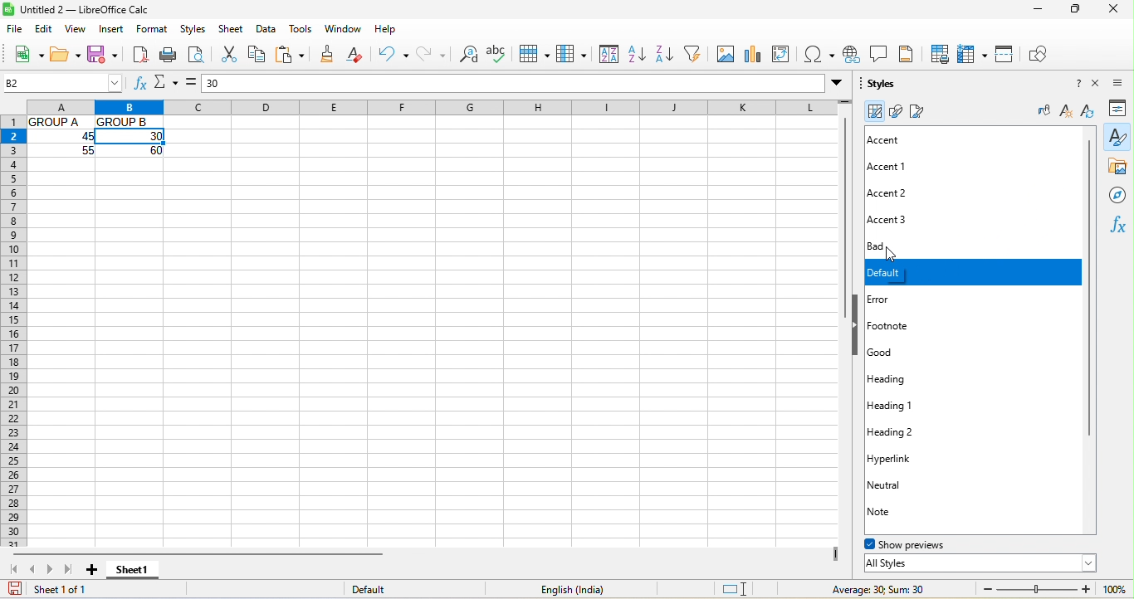 This screenshot has width=1134, height=599. What do you see at coordinates (980, 564) in the screenshot?
I see `all styles` at bounding box center [980, 564].